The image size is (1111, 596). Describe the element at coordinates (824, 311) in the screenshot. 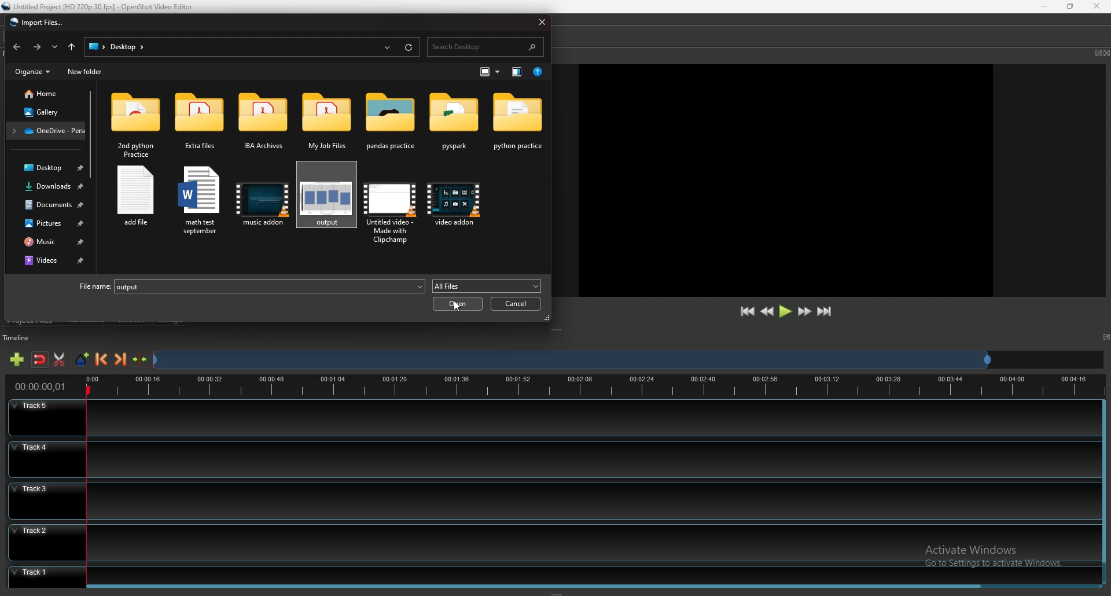

I see `jump to end` at that location.